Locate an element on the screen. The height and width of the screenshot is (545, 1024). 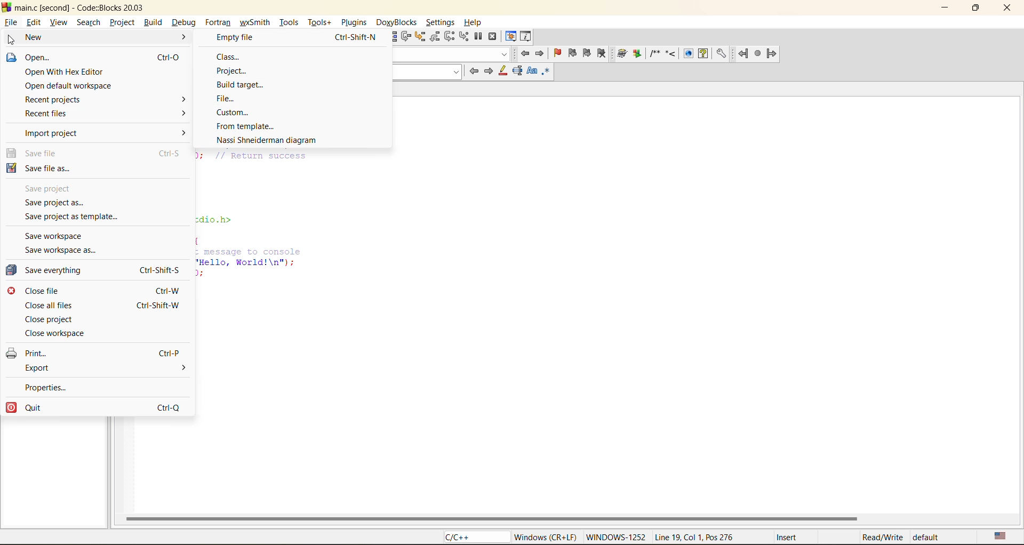
run to cursor is located at coordinates (390, 36).